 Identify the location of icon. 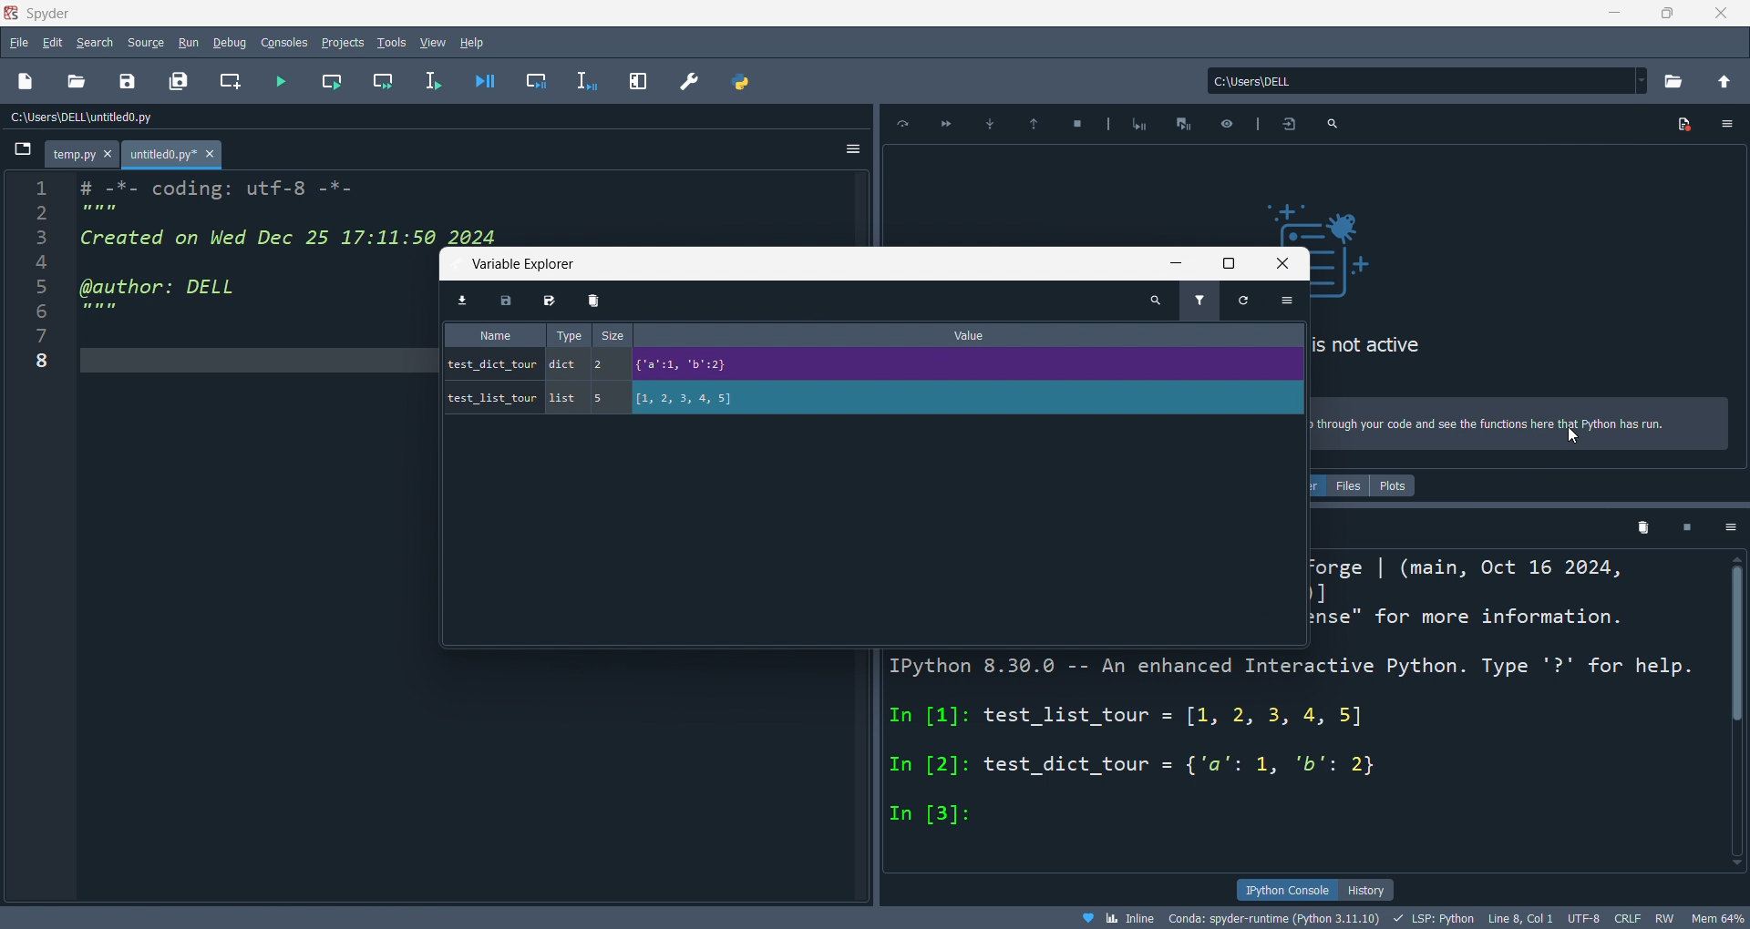
(1035, 128).